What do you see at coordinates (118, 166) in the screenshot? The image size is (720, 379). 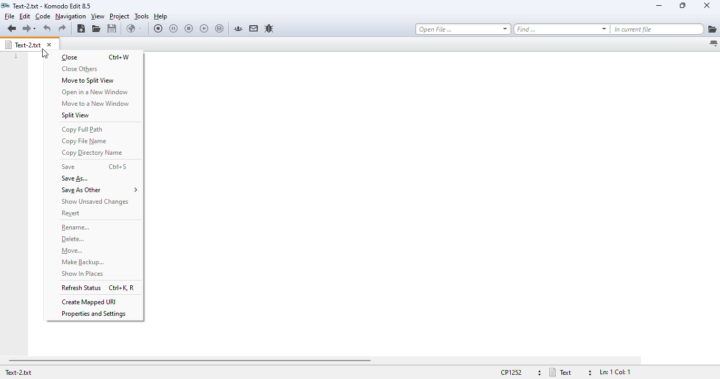 I see `shortcut for save` at bounding box center [118, 166].